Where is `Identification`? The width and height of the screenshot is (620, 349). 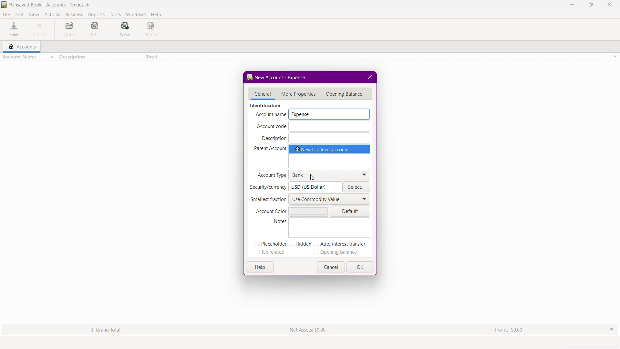 Identification is located at coordinates (265, 105).